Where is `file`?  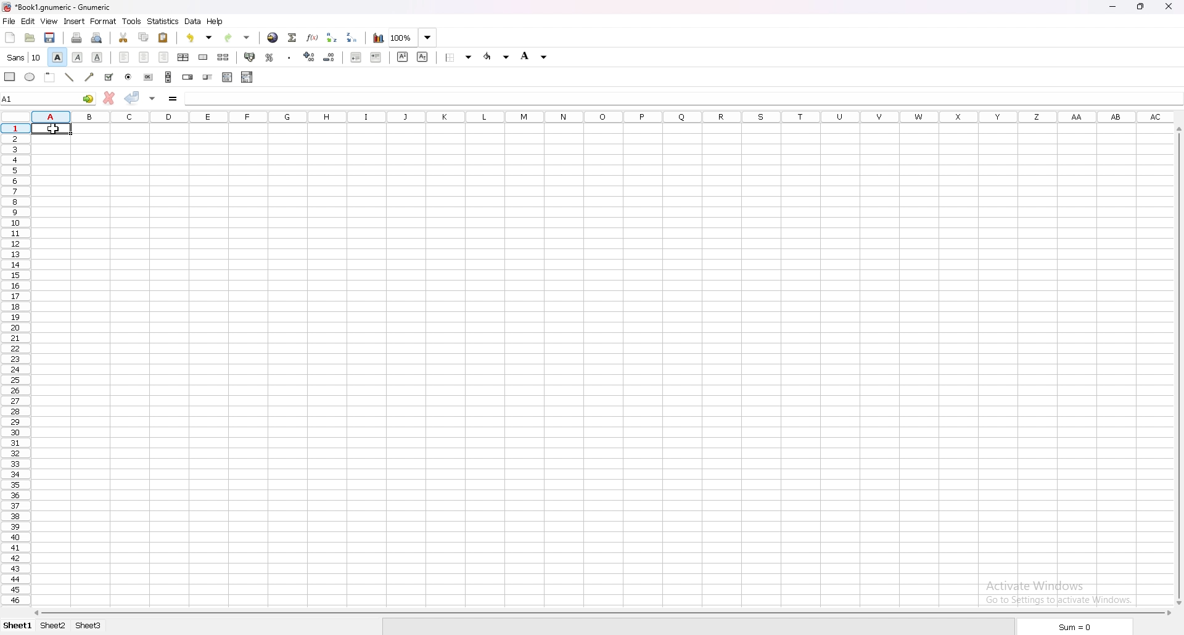
file is located at coordinates (9, 21).